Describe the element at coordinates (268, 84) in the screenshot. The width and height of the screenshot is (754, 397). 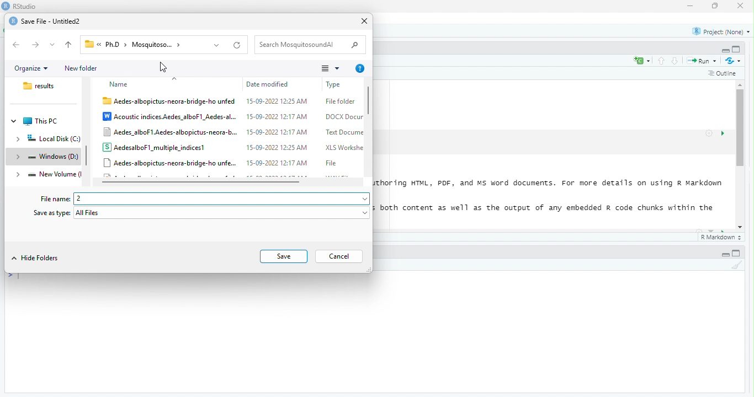
I see `Date modified` at that location.